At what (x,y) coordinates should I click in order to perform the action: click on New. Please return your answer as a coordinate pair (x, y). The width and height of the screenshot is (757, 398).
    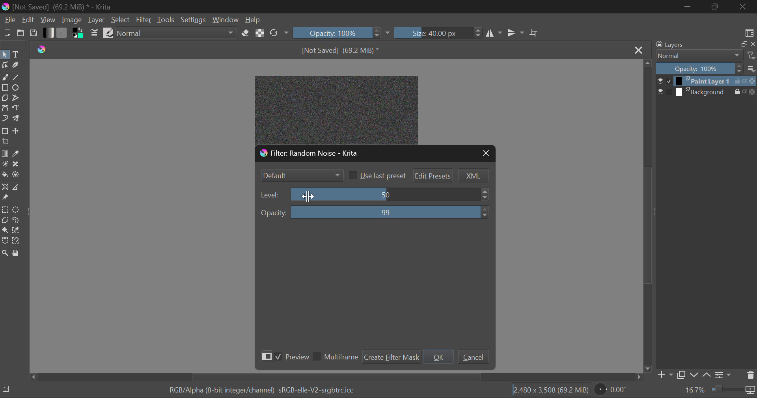
    Looking at the image, I should click on (7, 33).